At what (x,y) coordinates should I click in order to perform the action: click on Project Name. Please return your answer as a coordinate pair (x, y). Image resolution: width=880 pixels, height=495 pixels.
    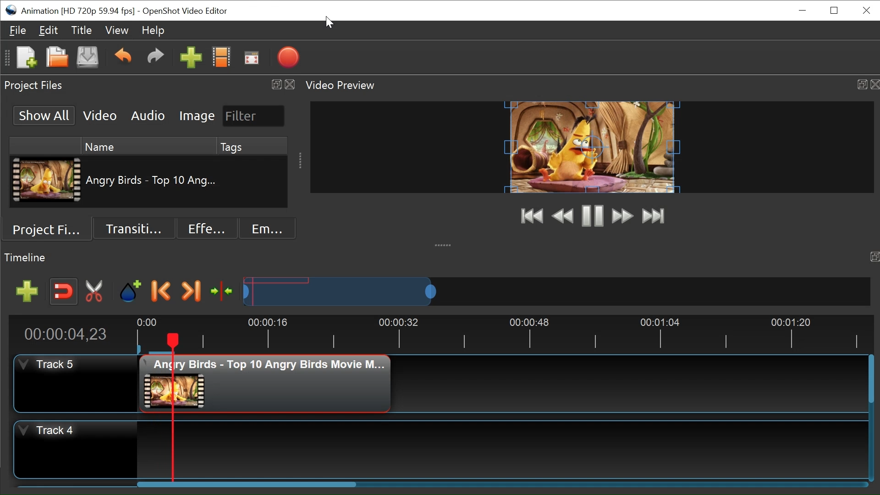
    Looking at the image, I should click on (78, 11).